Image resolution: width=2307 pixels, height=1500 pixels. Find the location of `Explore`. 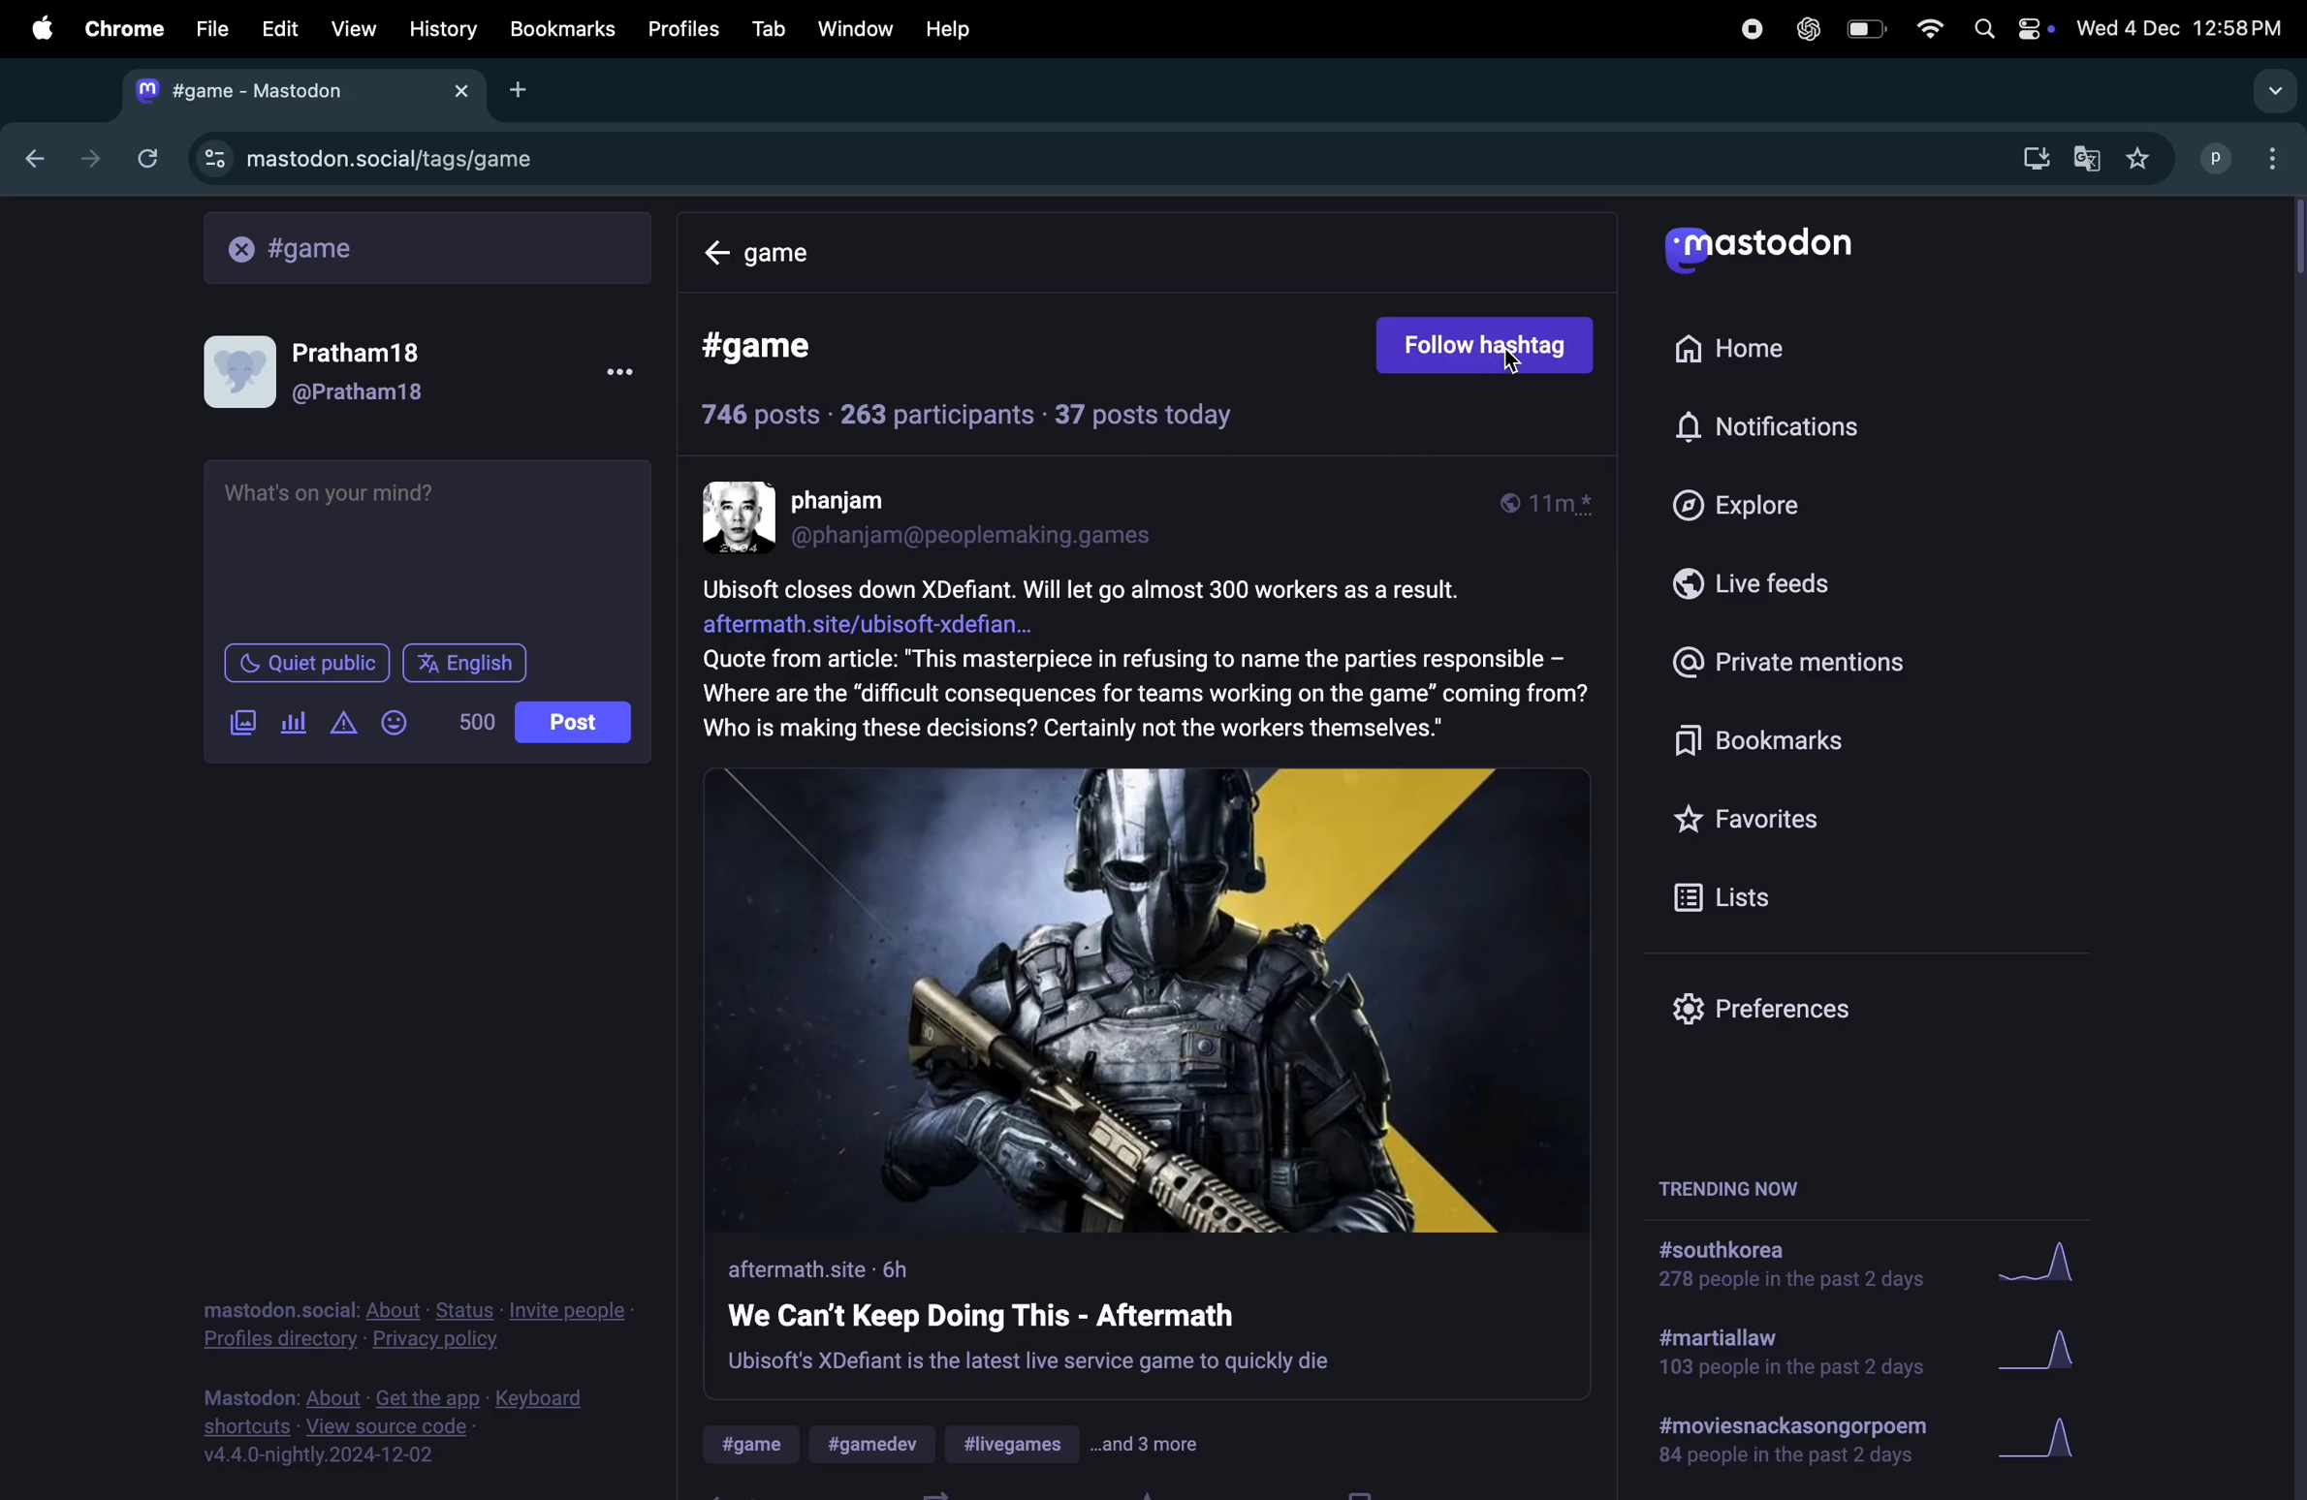

Explore is located at coordinates (1767, 507).